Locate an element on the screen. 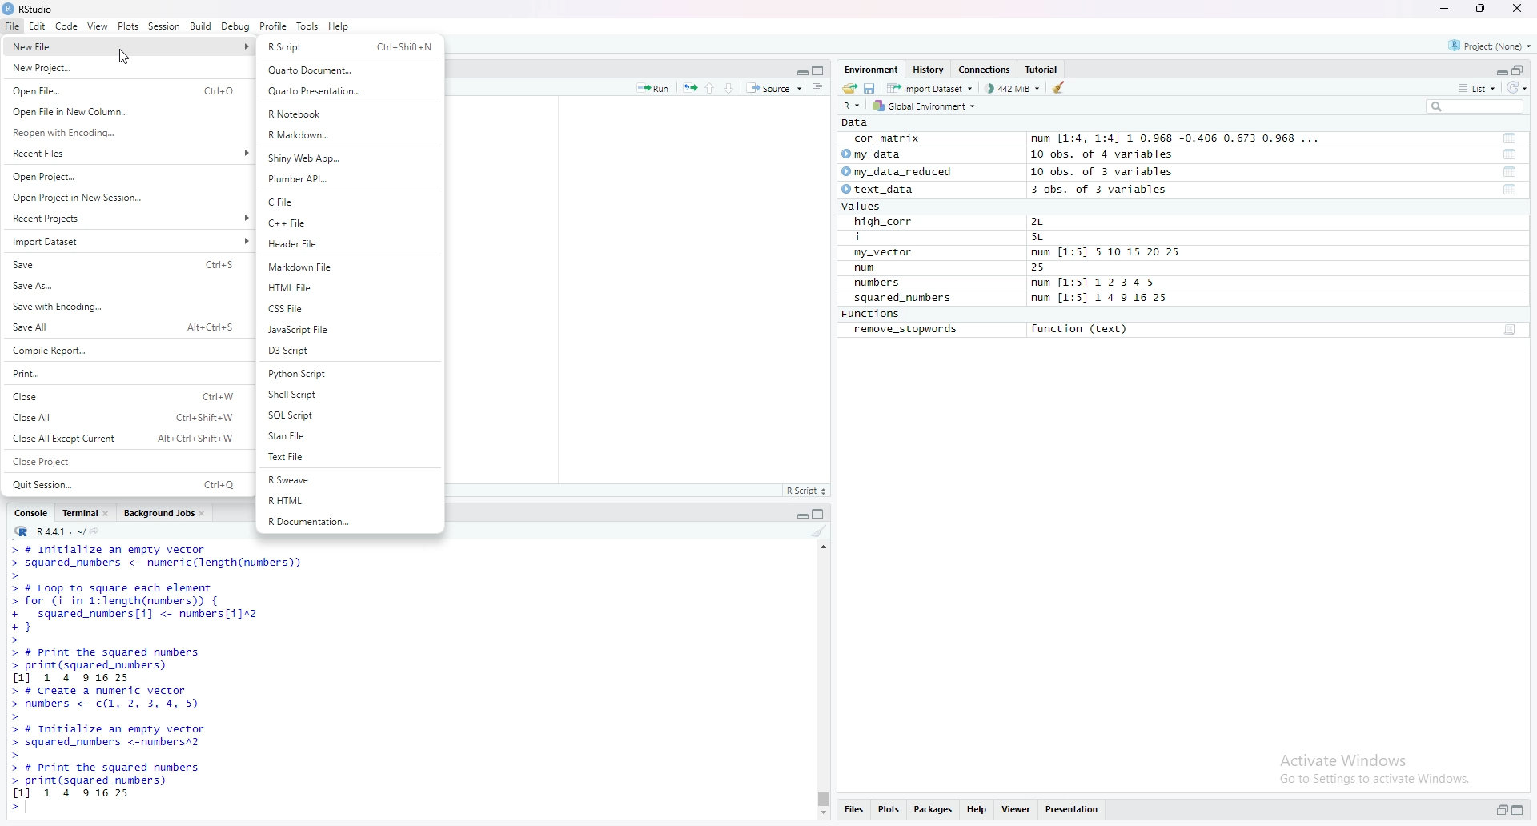  Open Project in New Session... is located at coordinates (124, 198).